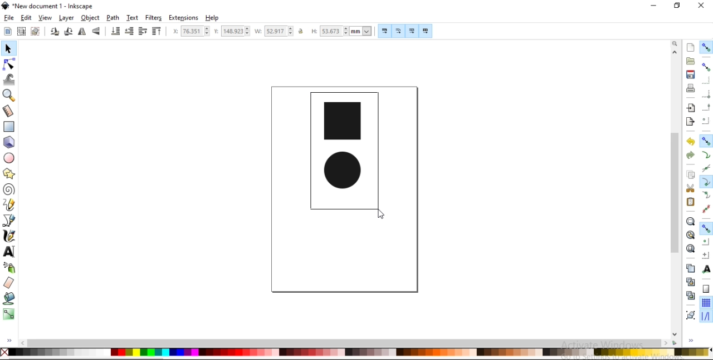  I want to click on erase existing paths, so click(9, 283).